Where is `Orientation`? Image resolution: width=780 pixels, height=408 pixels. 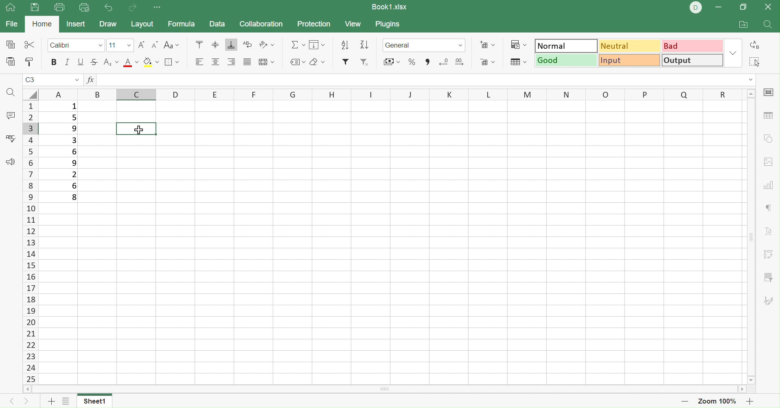 Orientation is located at coordinates (266, 46).